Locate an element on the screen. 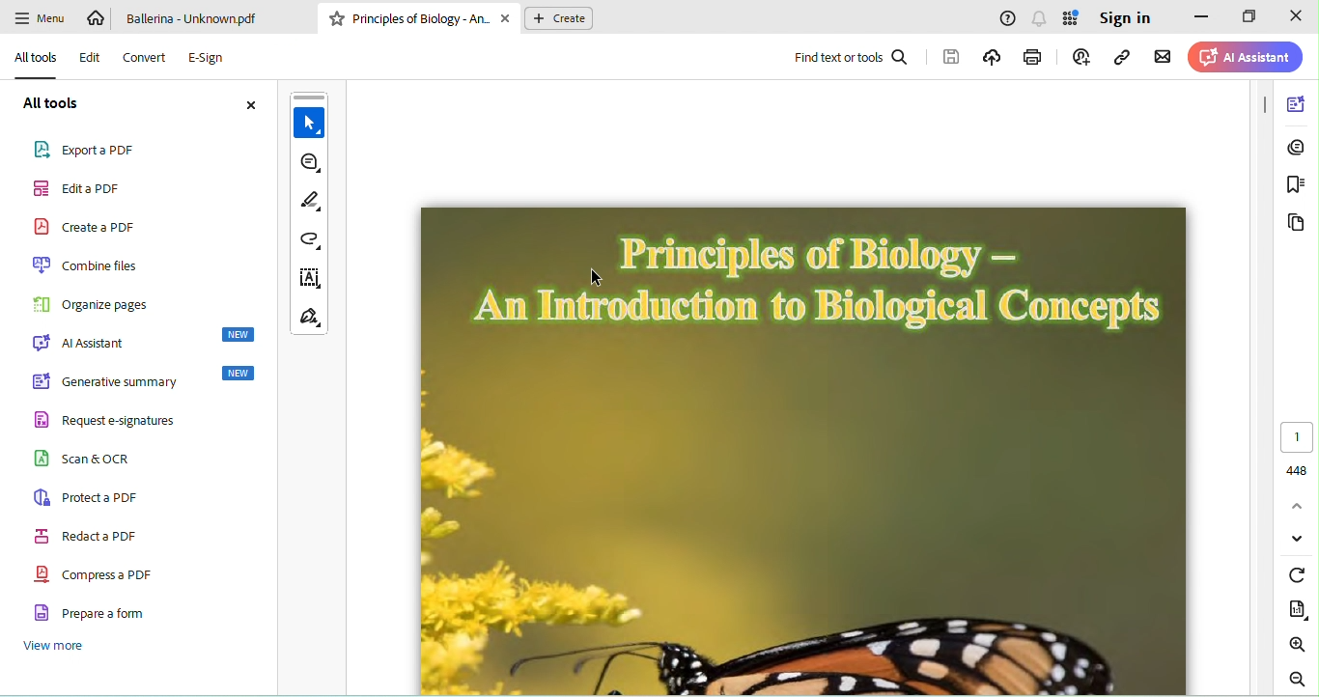  prepare a form is located at coordinates (98, 613).